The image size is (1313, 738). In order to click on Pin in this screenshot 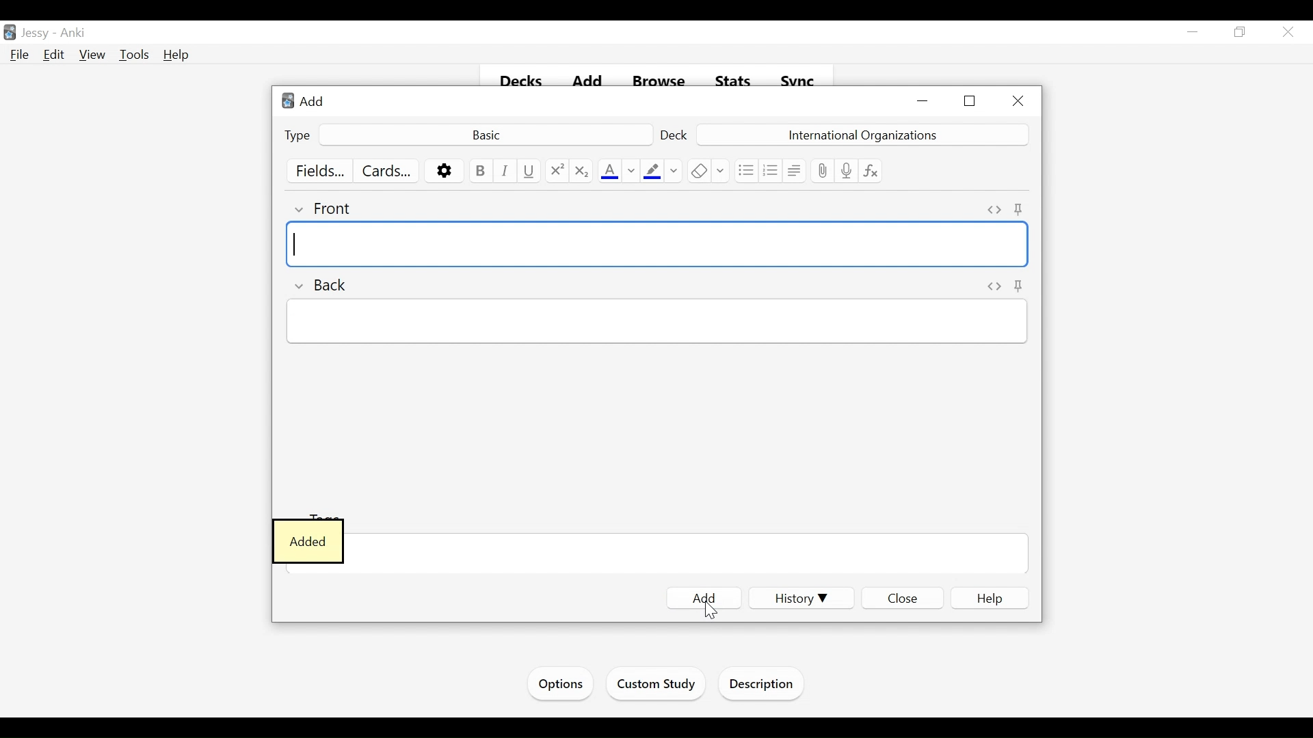, I will do `click(1020, 286)`.